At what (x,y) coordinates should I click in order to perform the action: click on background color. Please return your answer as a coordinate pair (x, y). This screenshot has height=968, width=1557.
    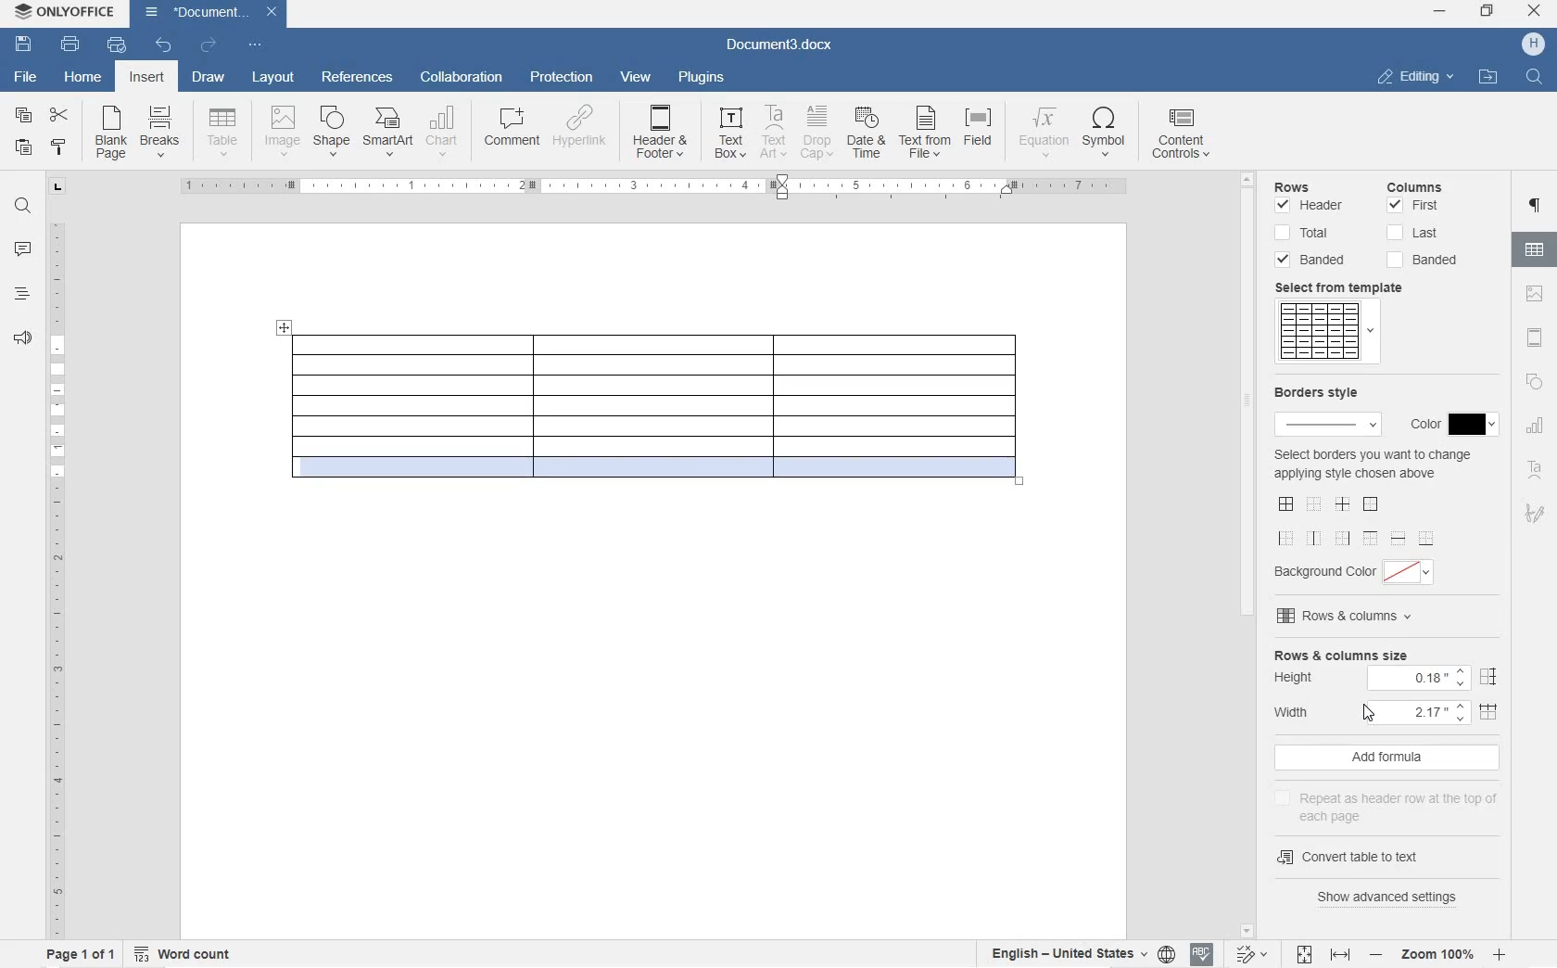
    Looking at the image, I should click on (1358, 572).